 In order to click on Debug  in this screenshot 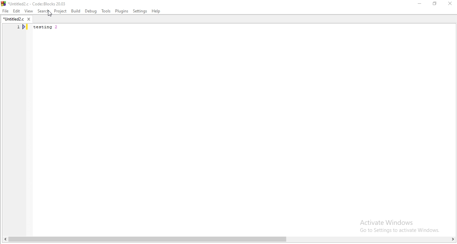, I will do `click(91, 10)`.